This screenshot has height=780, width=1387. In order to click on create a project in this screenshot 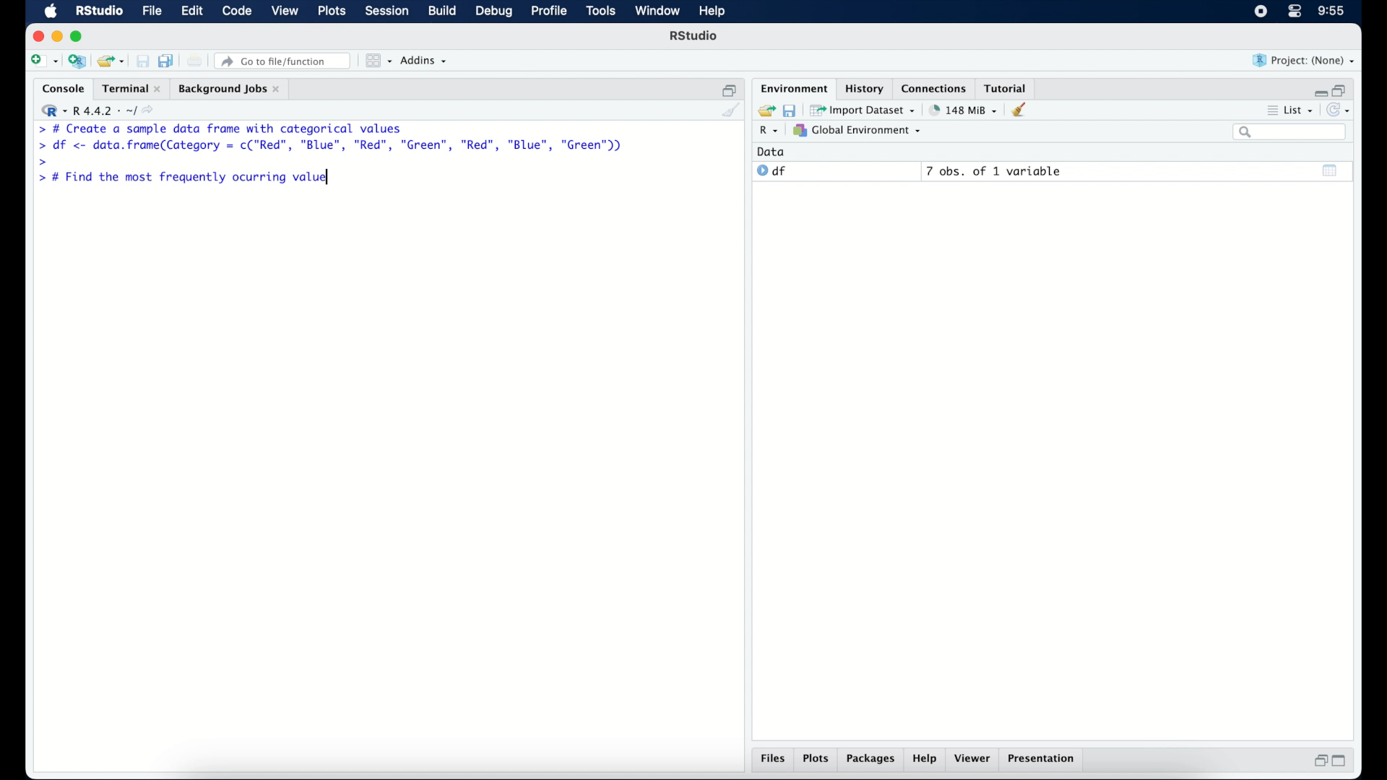, I will do `click(78, 61)`.